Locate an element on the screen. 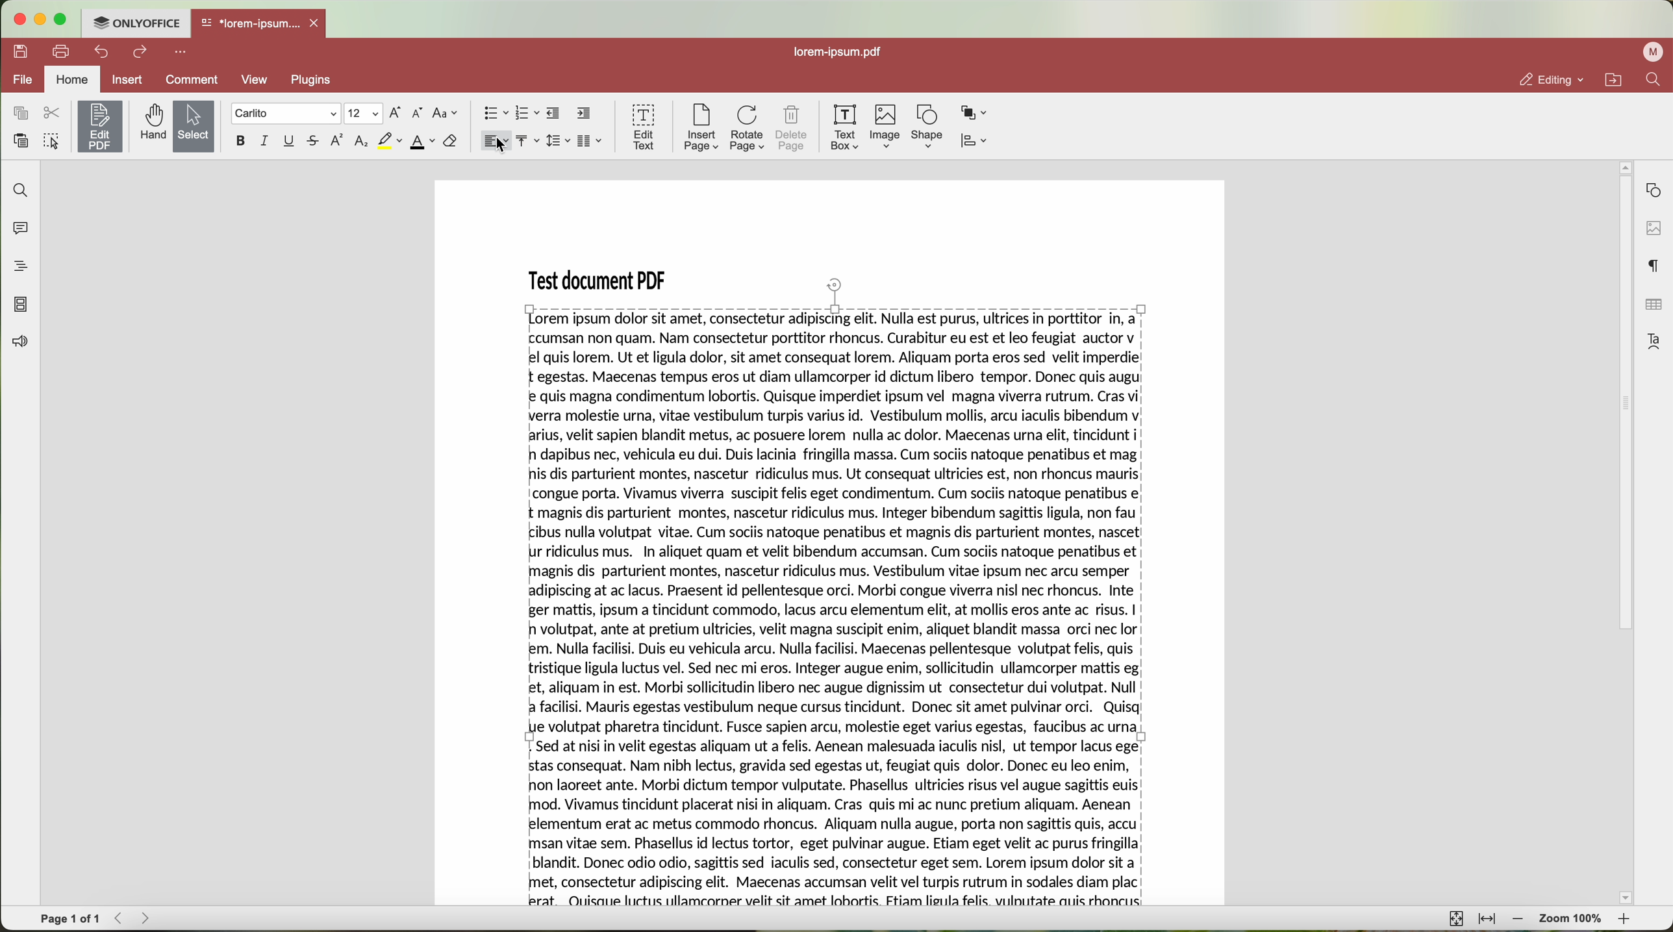  zoom in is located at coordinates (1627, 920).